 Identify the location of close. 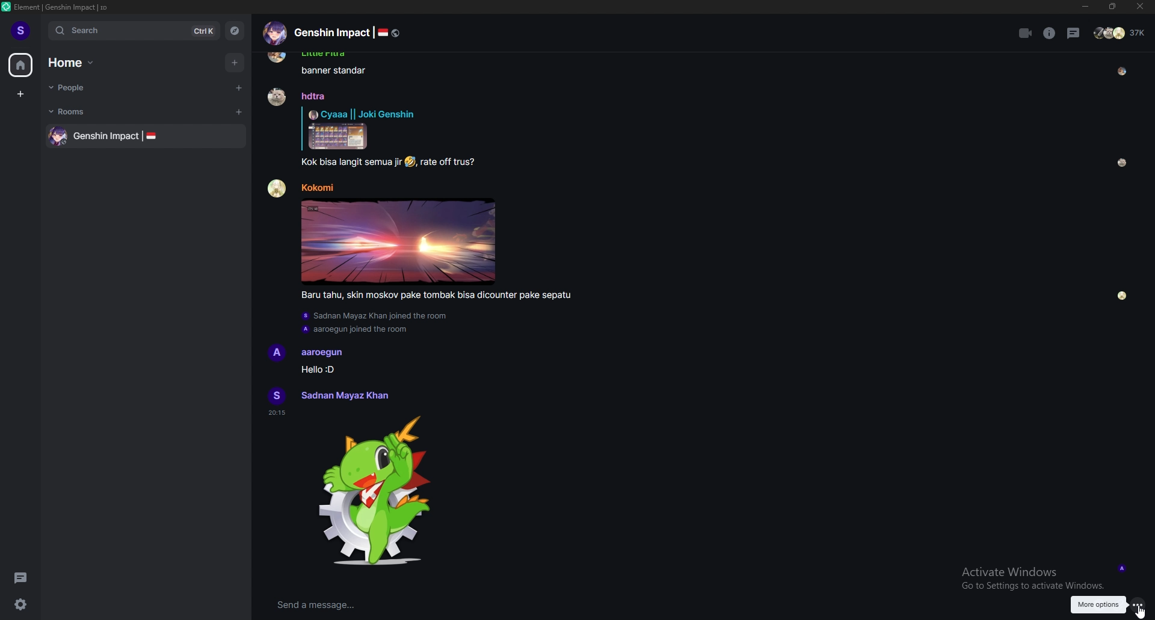
(1138, 7).